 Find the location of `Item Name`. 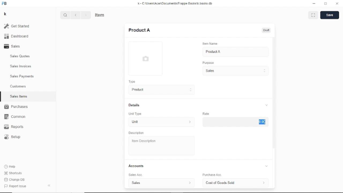

Item Name is located at coordinates (210, 44).